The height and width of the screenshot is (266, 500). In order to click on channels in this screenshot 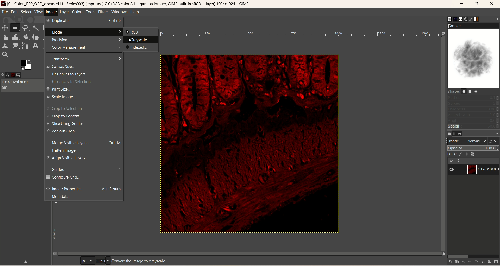, I will do `click(455, 134)`.